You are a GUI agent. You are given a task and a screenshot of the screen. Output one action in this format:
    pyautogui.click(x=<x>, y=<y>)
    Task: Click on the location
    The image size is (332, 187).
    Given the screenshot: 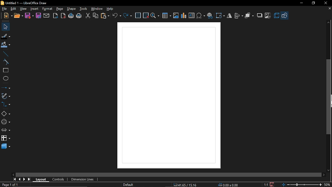 What is the action you would take?
    pyautogui.click(x=229, y=185)
    